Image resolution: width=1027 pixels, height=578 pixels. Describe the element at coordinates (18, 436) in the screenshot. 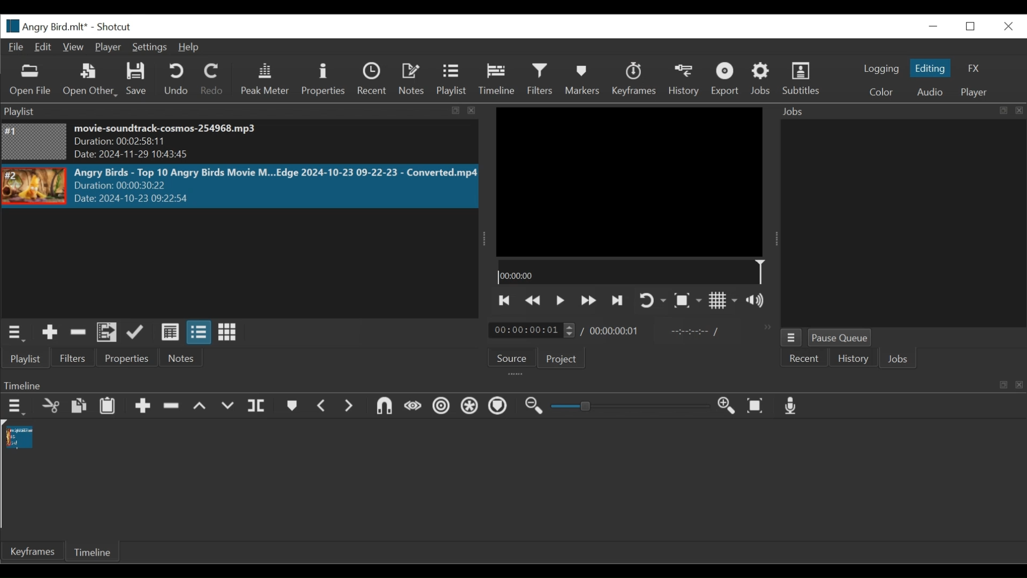

I see `Clip` at that location.